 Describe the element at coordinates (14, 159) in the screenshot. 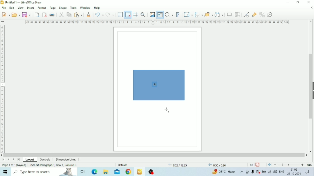

I see `Scroll to next page` at that location.